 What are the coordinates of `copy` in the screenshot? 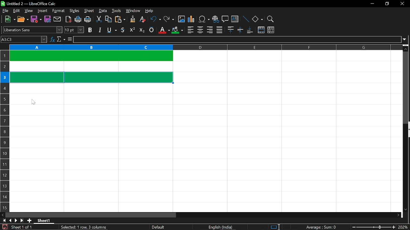 It's located at (109, 19).